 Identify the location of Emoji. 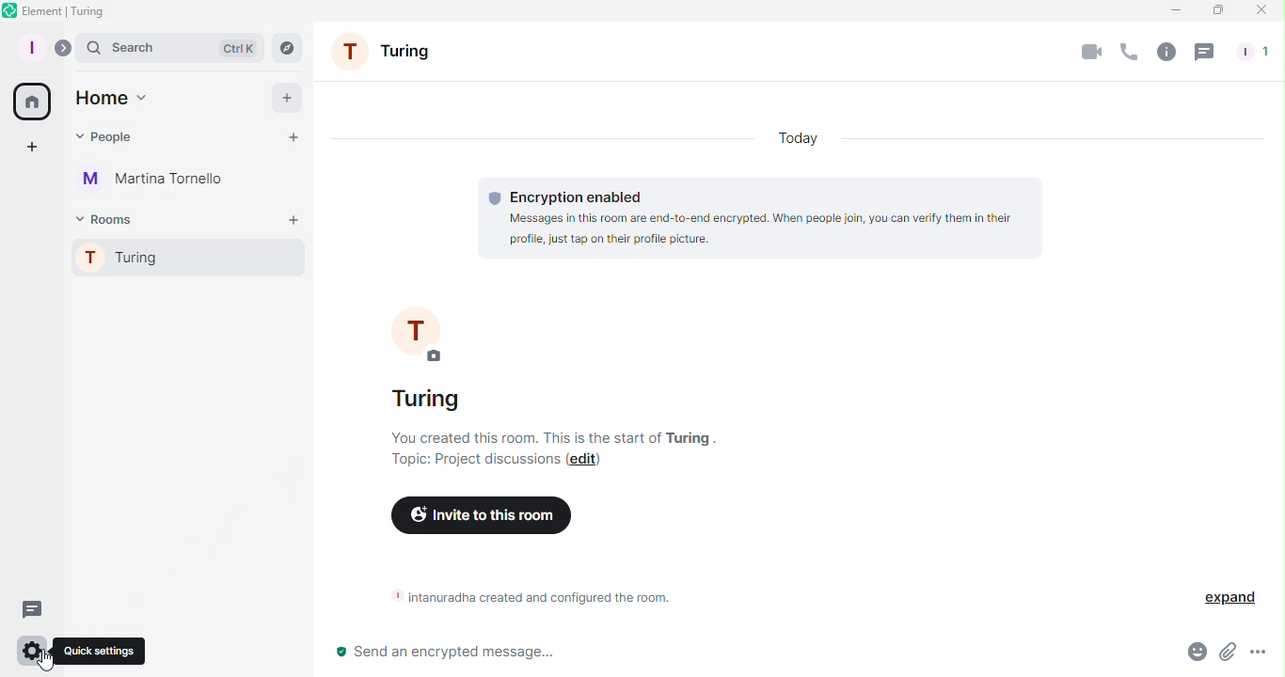
(1190, 653).